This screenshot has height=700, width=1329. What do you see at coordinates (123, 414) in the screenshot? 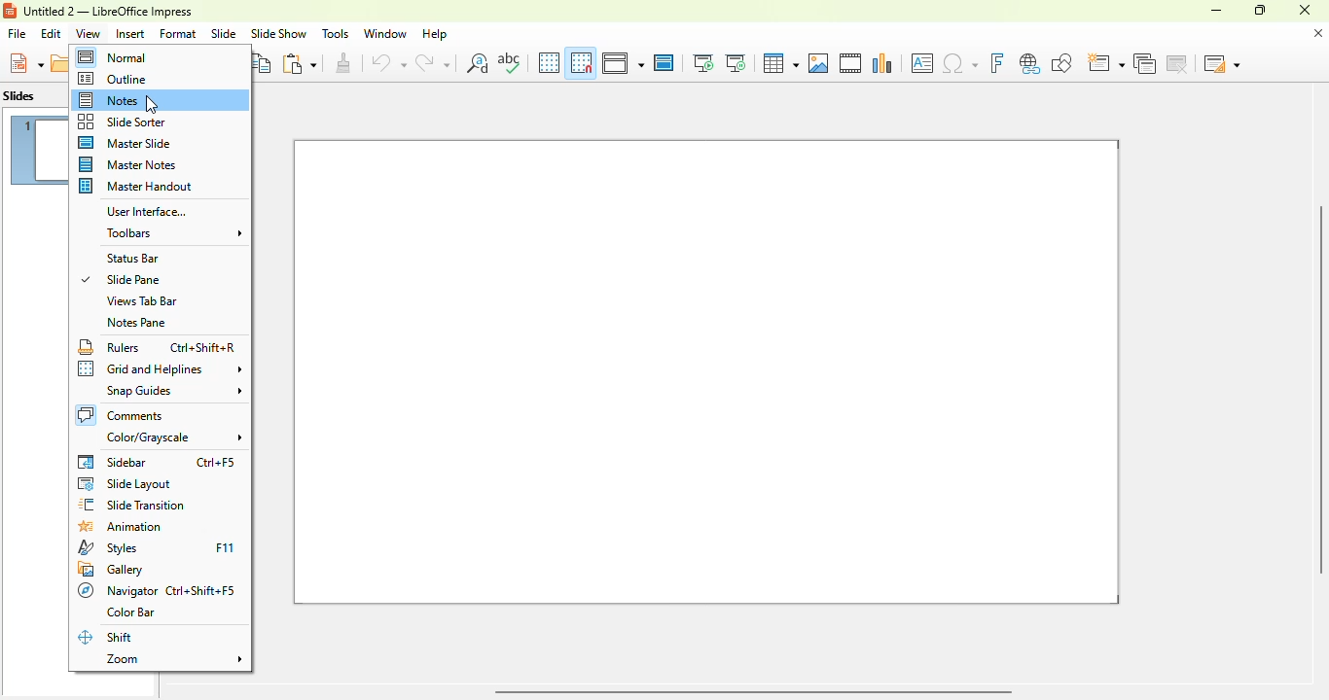
I see `comments` at bounding box center [123, 414].